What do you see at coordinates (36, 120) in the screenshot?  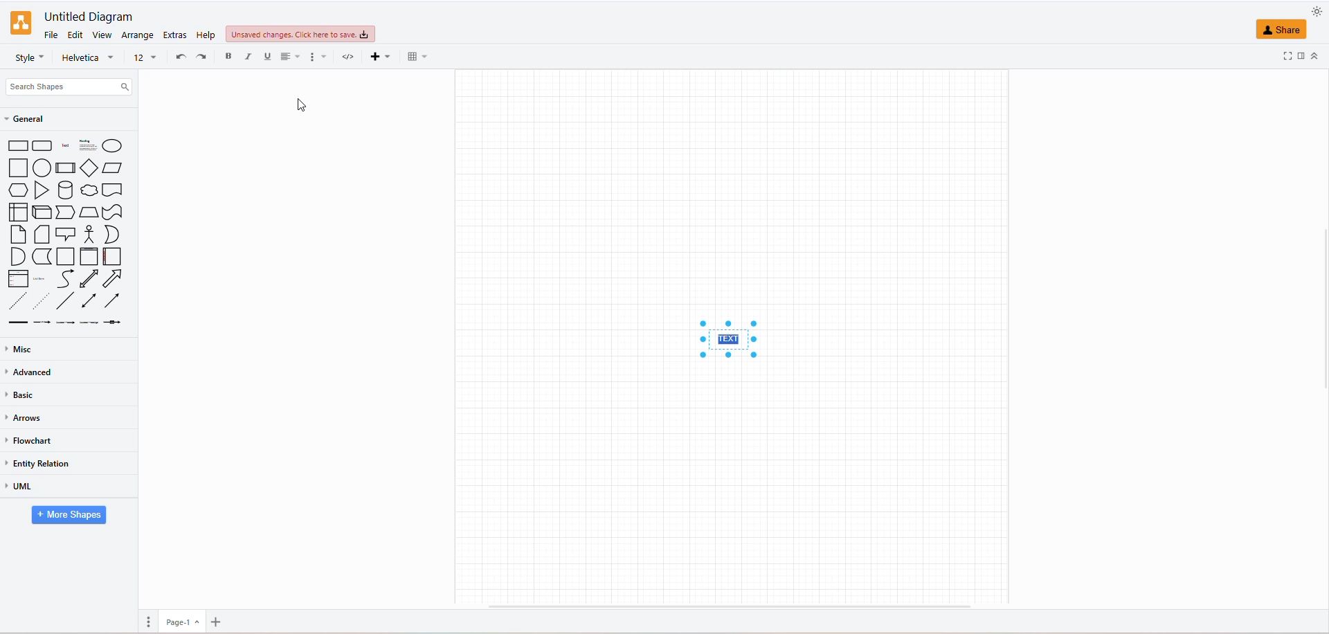 I see `general` at bounding box center [36, 120].